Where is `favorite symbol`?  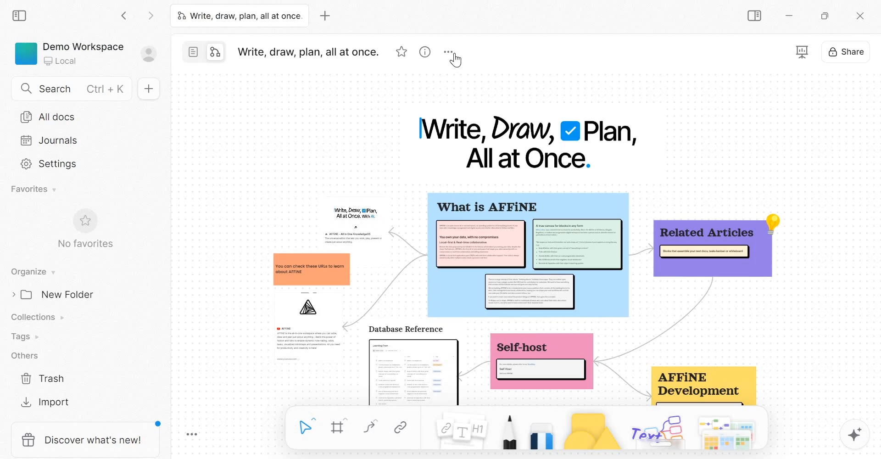 favorite symbol is located at coordinates (84, 221).